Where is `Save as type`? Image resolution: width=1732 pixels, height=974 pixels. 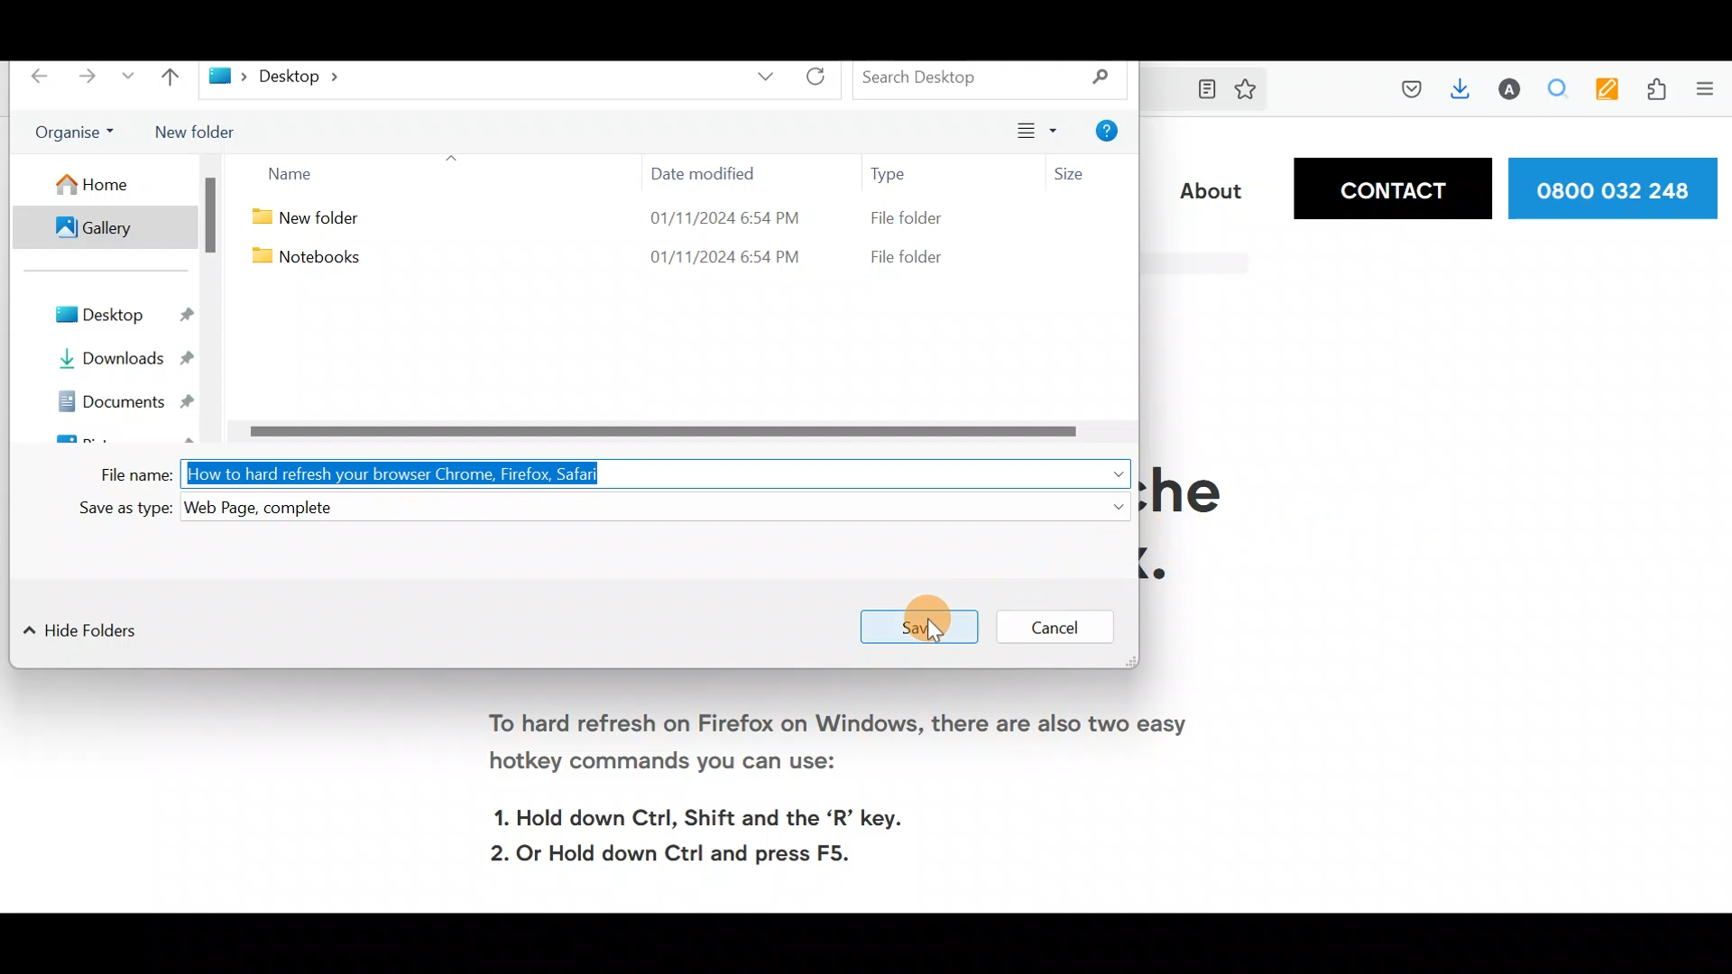 Save as type is located at coordinates (122, 512).